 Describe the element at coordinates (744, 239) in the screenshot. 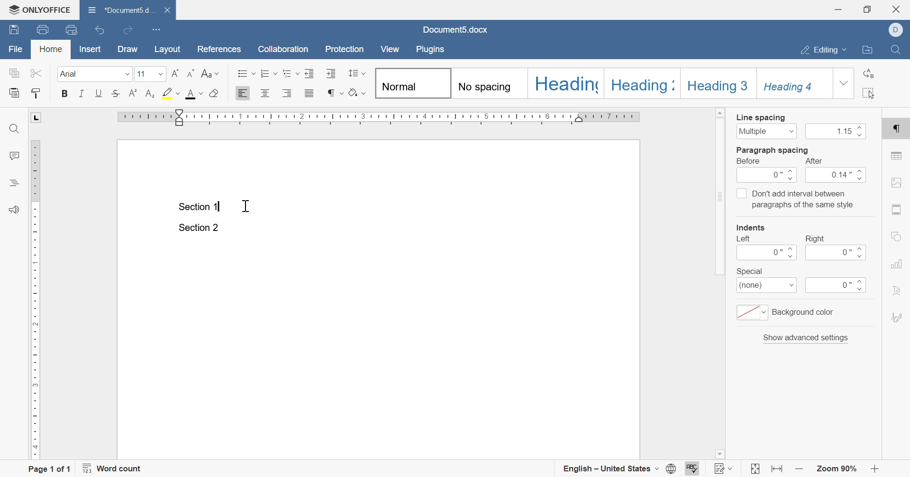

I see `left` at that location.